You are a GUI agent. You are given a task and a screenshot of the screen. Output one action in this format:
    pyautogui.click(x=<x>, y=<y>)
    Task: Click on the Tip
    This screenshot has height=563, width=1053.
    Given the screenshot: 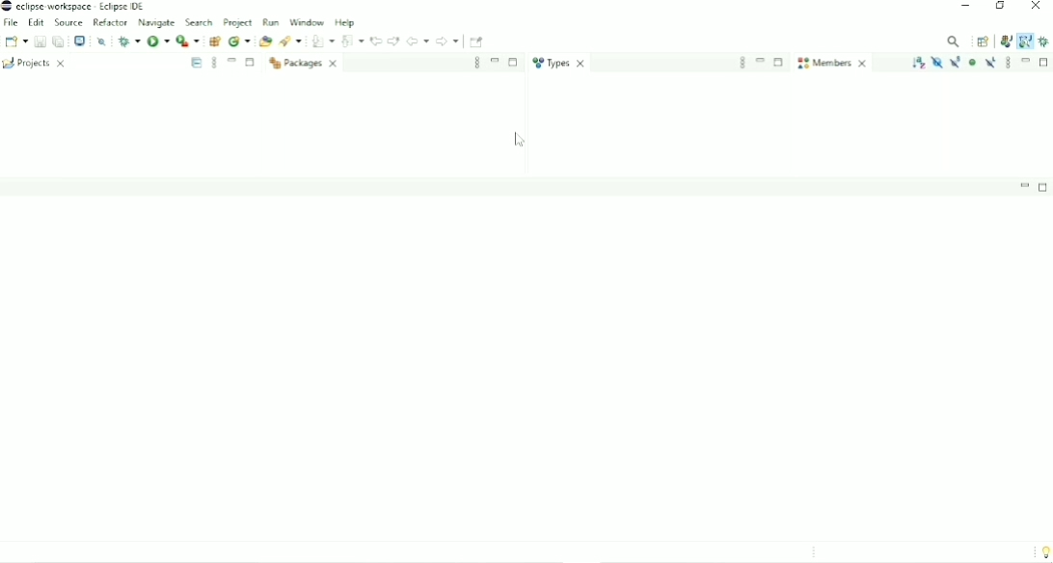 What is the action you would take?
    pyautogui.click(x=1042, y=551)
    